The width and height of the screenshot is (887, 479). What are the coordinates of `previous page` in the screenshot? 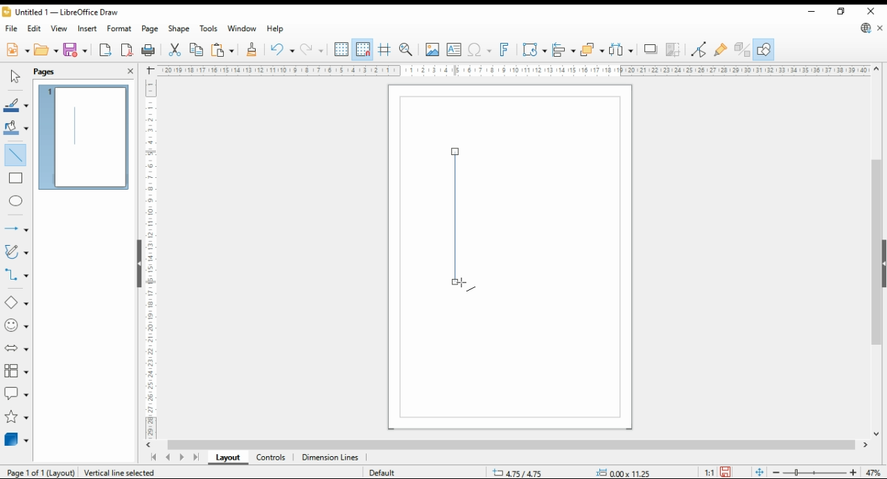 It's located at (168, 458).